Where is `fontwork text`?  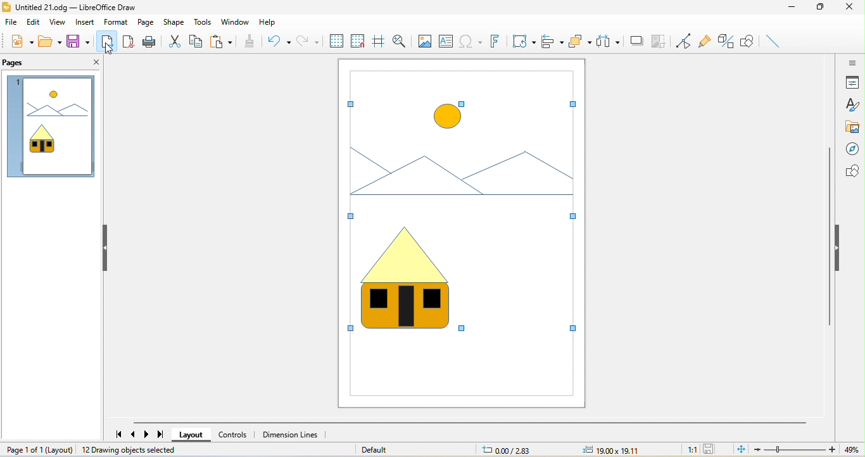
fontwork text is located at coordinates (493, 41).